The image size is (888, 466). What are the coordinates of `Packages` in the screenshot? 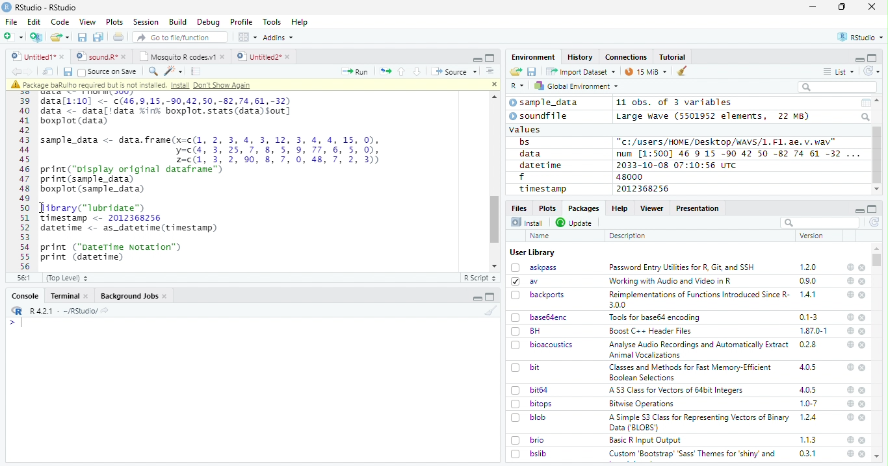 It's located at (582, 208).